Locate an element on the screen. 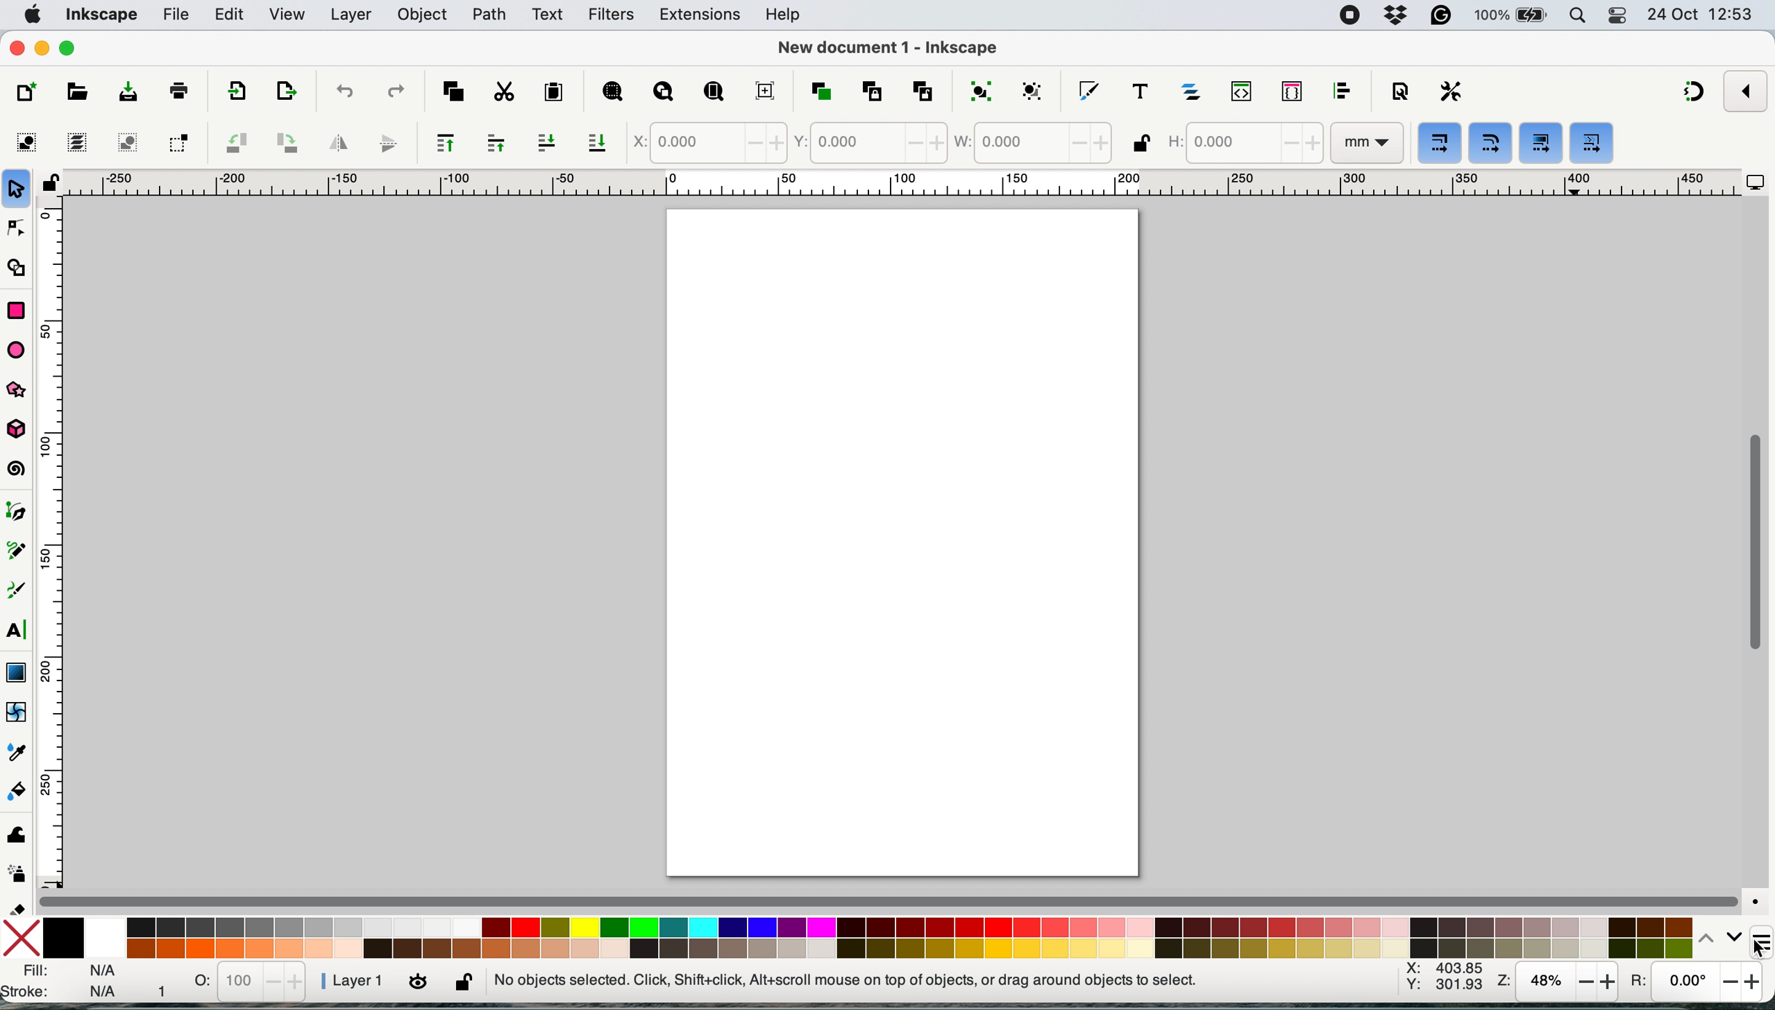  fill and stroke is located at coordinates (62, 981).